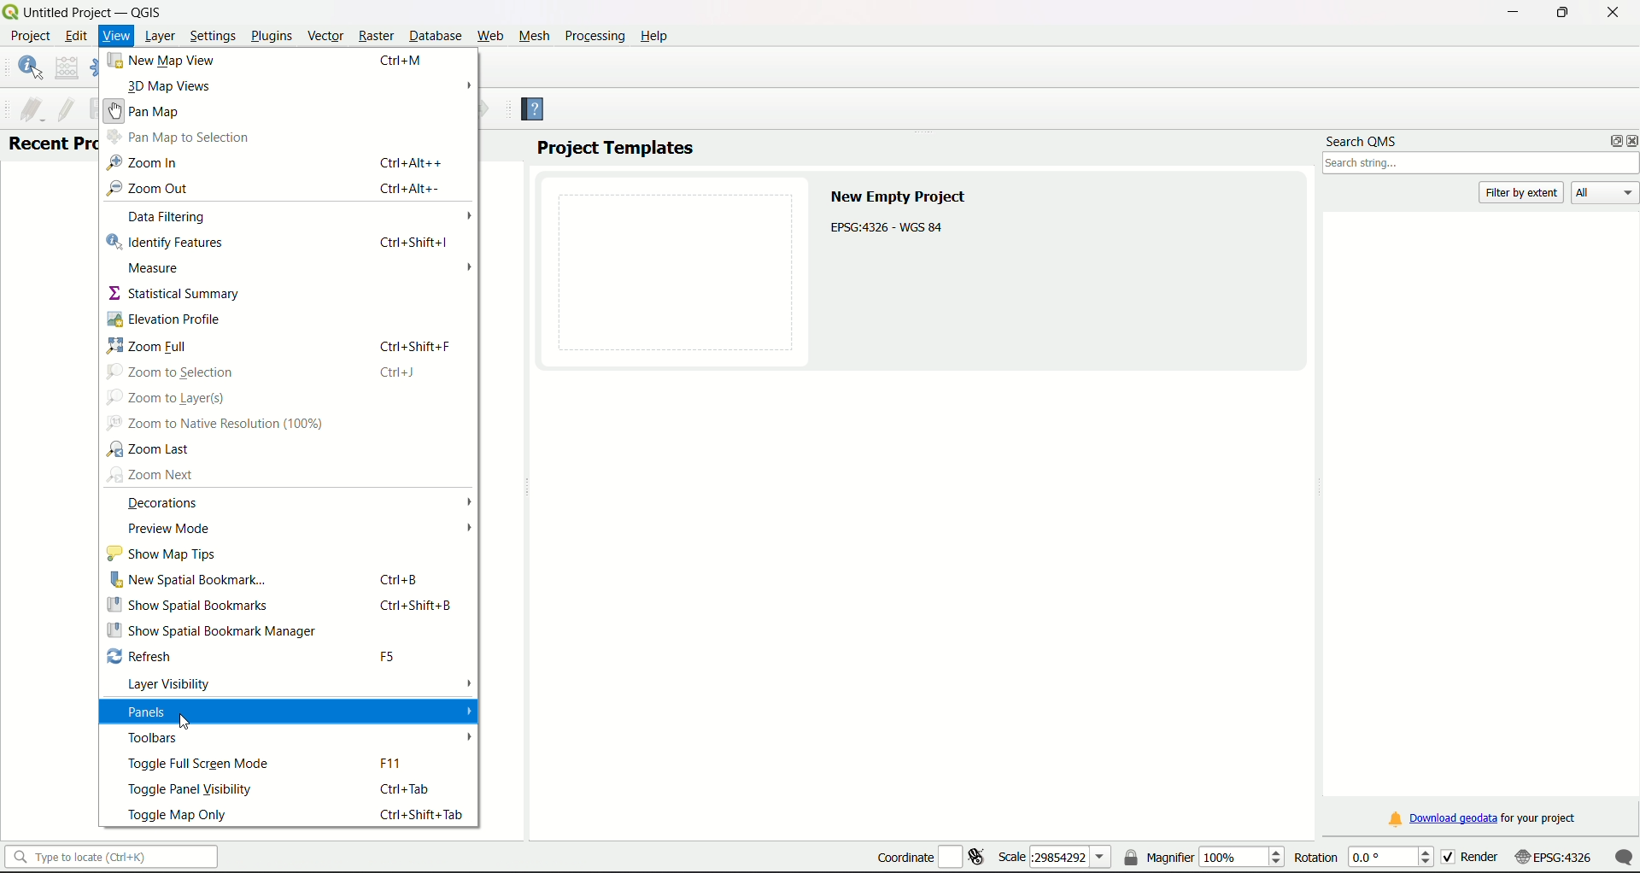 This screenshot has width=1640, height=873. Describe the element at coordinates (67, 67) in the screenshot. I see `open field calculator` at that location.